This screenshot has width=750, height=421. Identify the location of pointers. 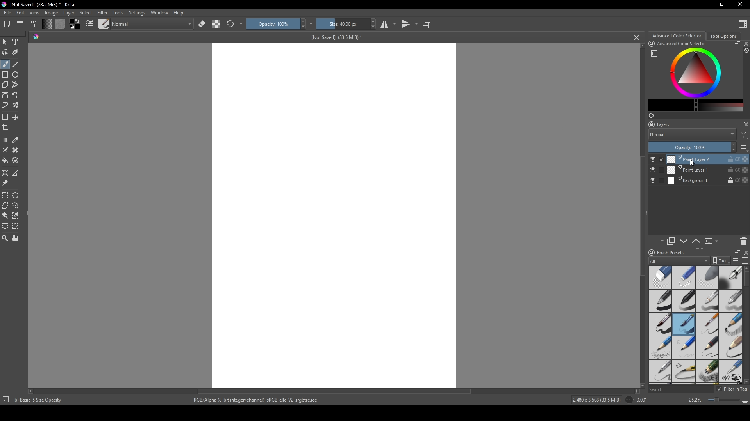
(90, 24).